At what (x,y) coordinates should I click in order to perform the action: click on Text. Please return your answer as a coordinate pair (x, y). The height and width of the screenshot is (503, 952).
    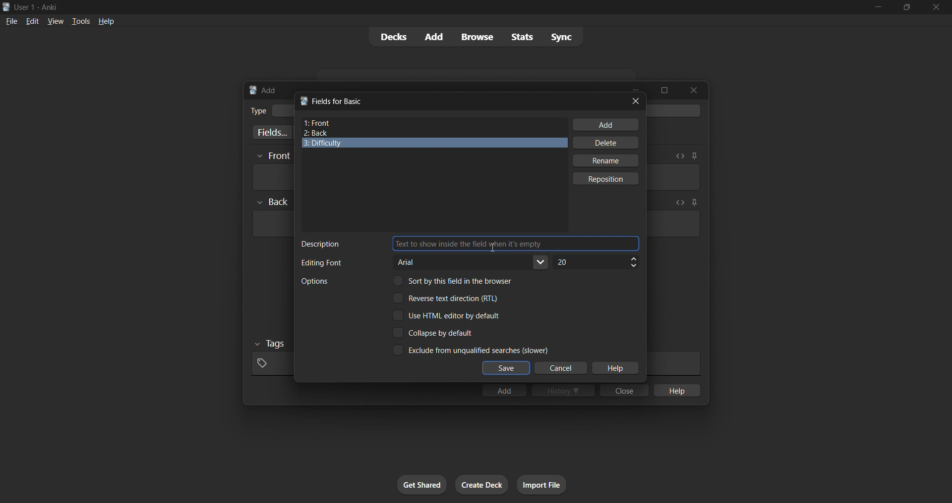
    Looking at the image, I should click on (321, 244).